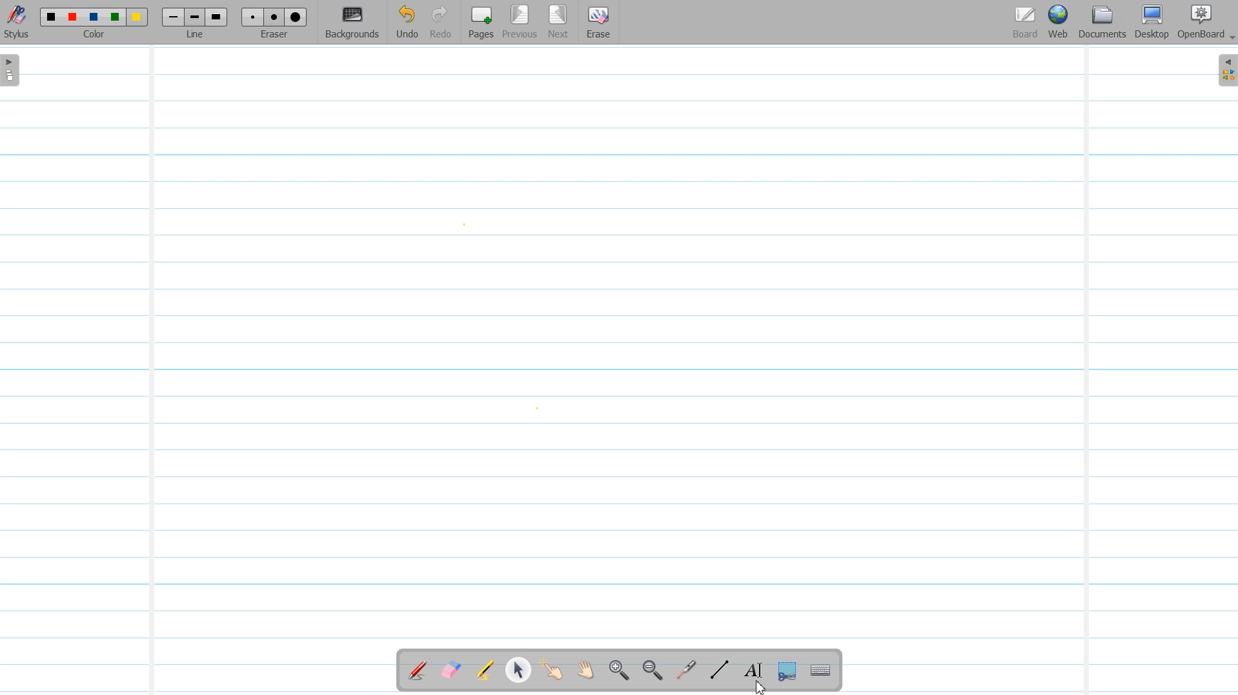 This screenshot has width=1238, height=695. Describe the element at coordinates (452, 671) in the screenshot. I see `Erase Annotation` at that location.